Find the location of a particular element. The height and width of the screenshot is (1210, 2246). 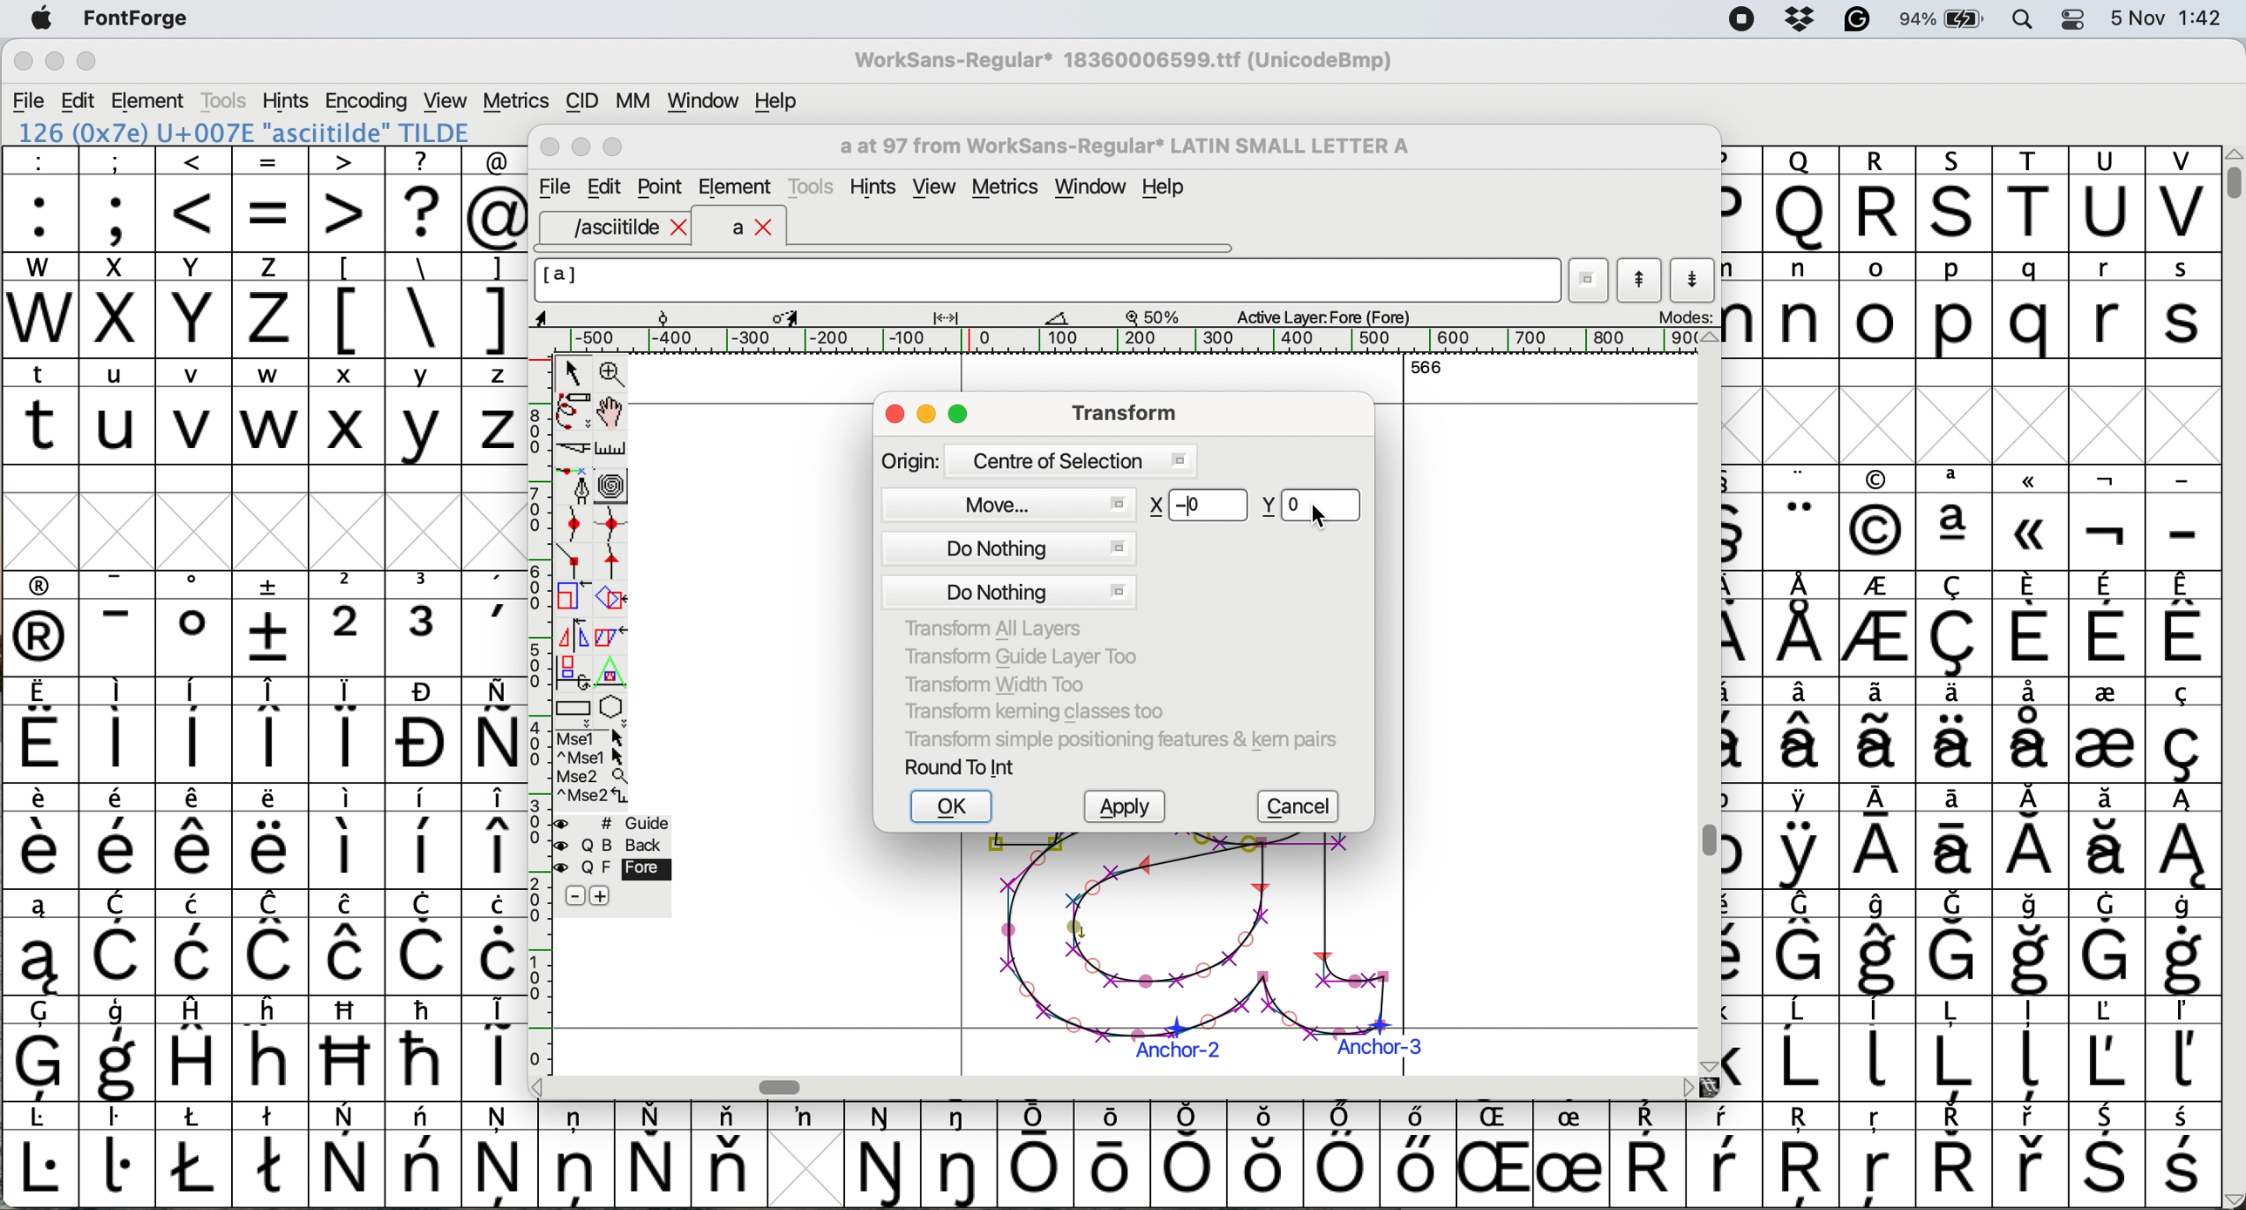

element is located at coordinates (151, 100).